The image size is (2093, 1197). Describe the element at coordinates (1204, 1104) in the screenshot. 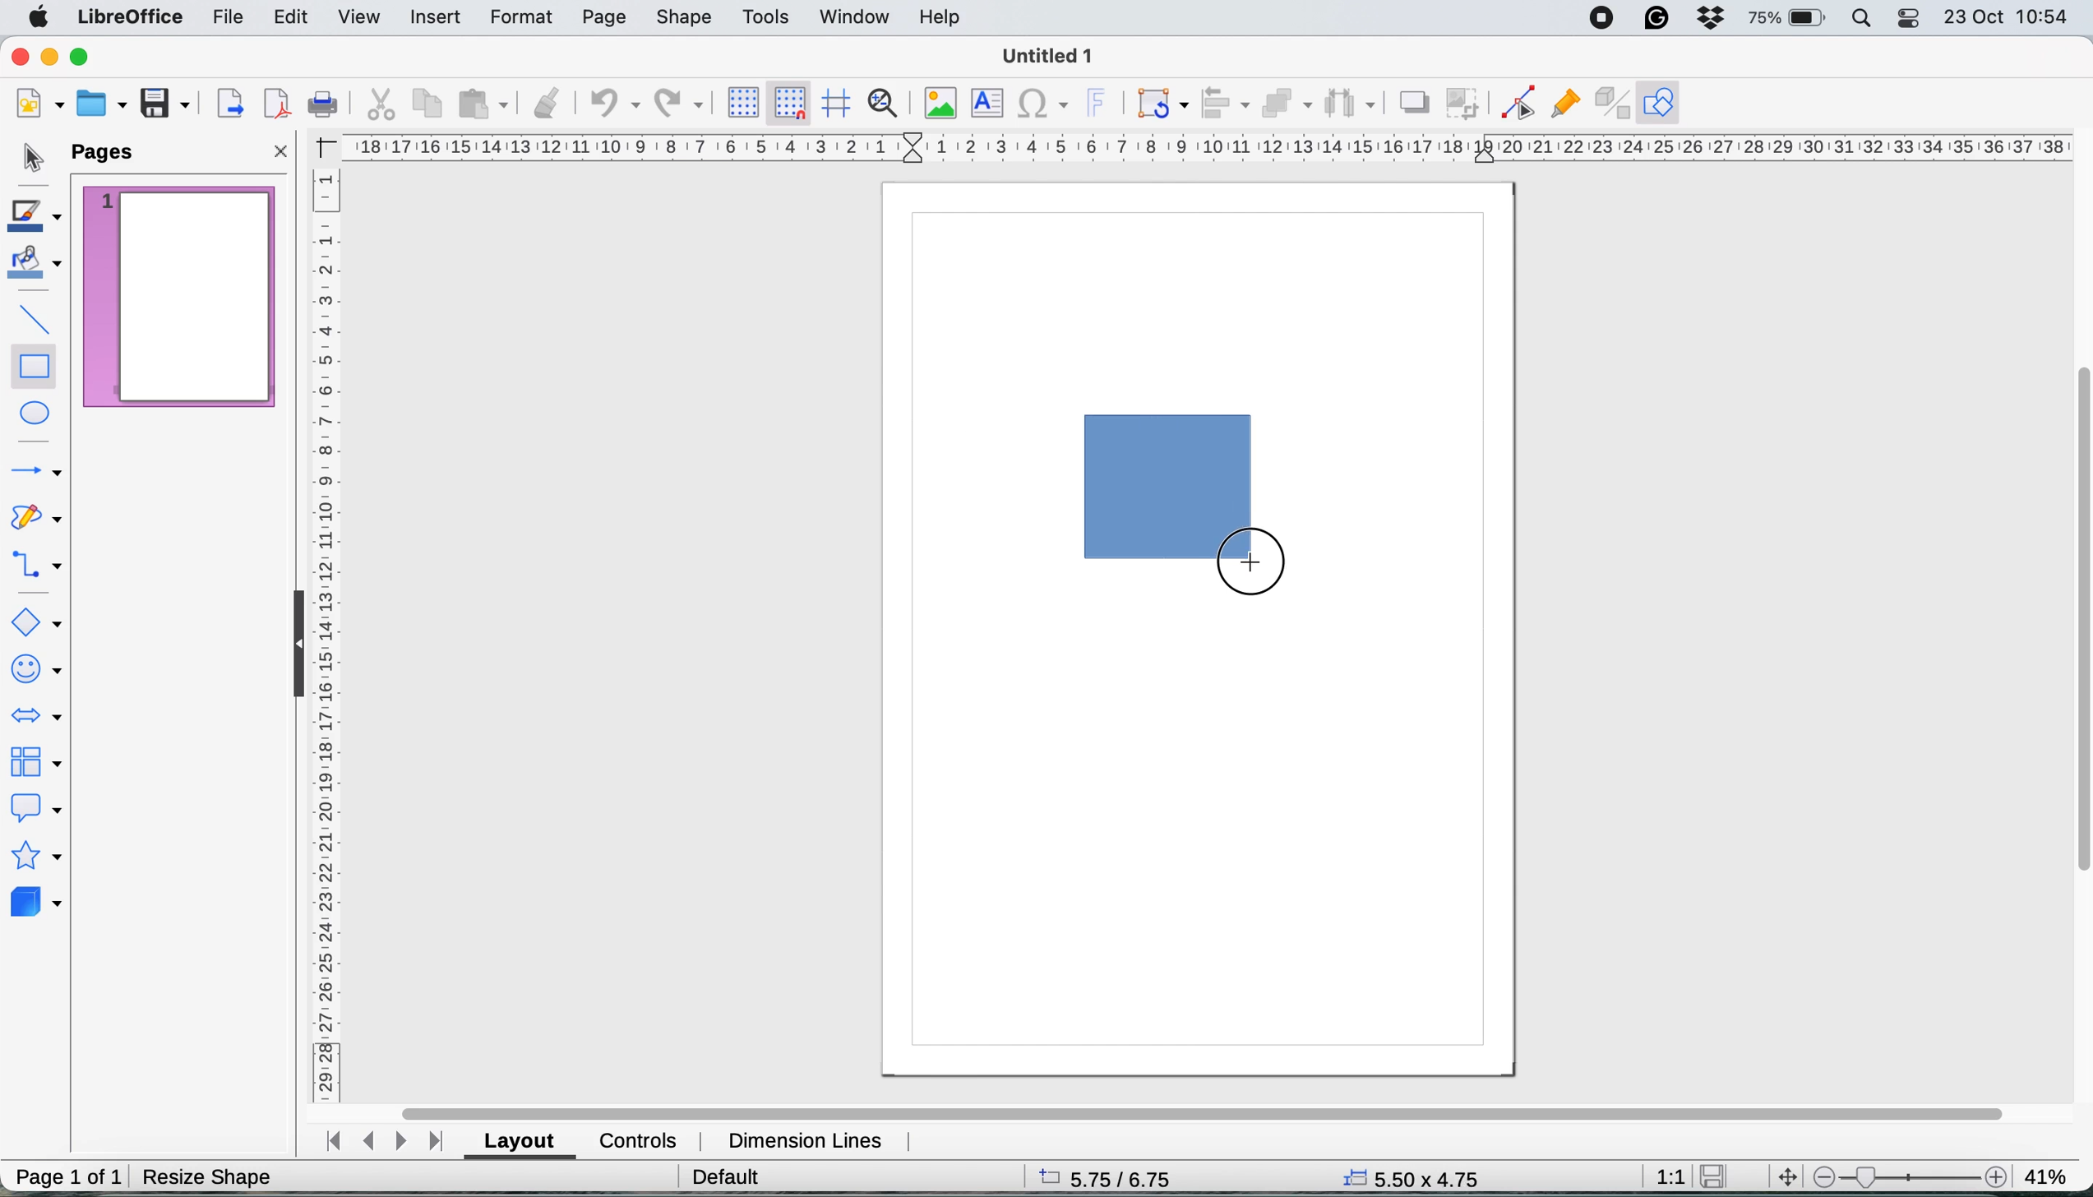

I see `horizontal scroll bar` at that location.